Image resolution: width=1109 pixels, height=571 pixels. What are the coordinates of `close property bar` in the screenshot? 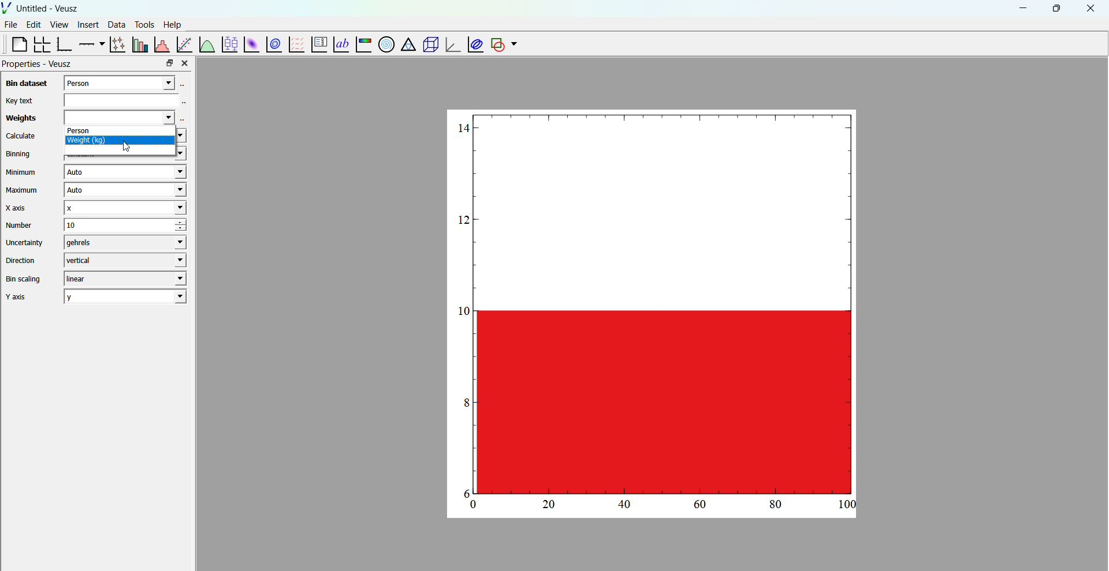 It's located at (186, 63).